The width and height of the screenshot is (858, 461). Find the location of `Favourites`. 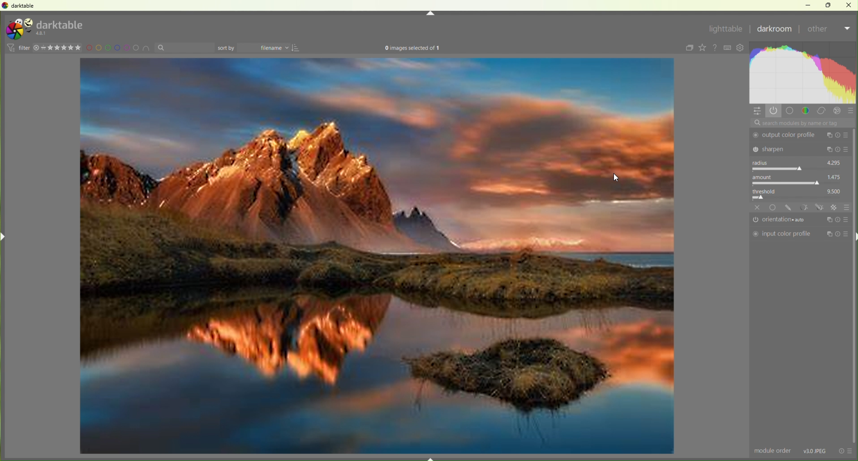

Favourites is located at coordinates (702, 47).